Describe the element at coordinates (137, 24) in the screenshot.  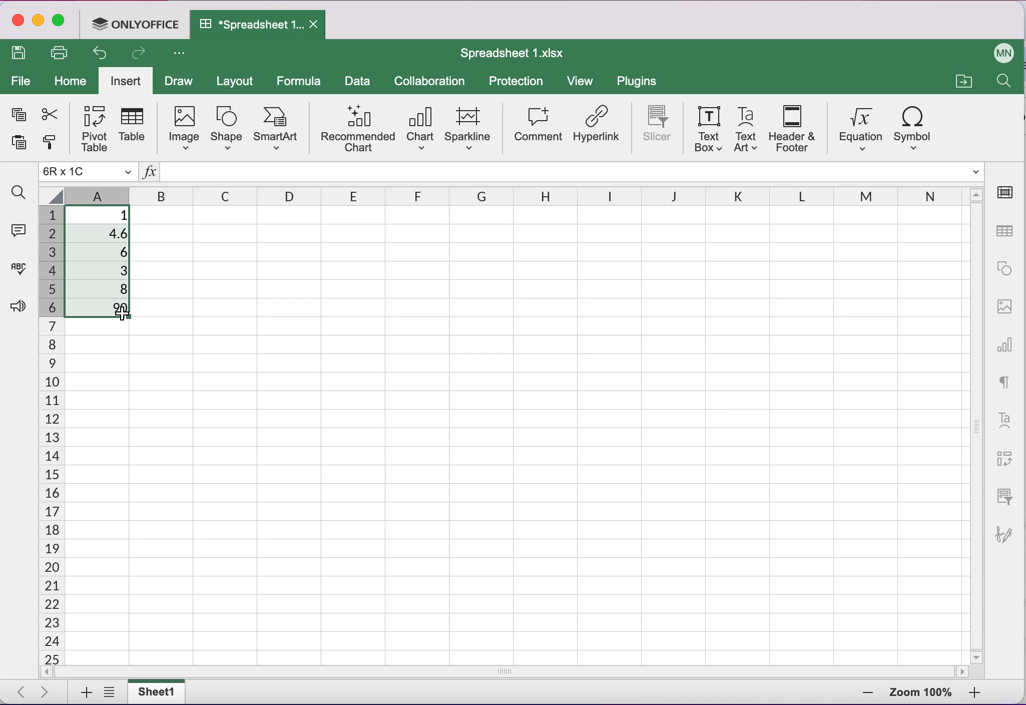
I see `ONLYOFFICE` at that location.